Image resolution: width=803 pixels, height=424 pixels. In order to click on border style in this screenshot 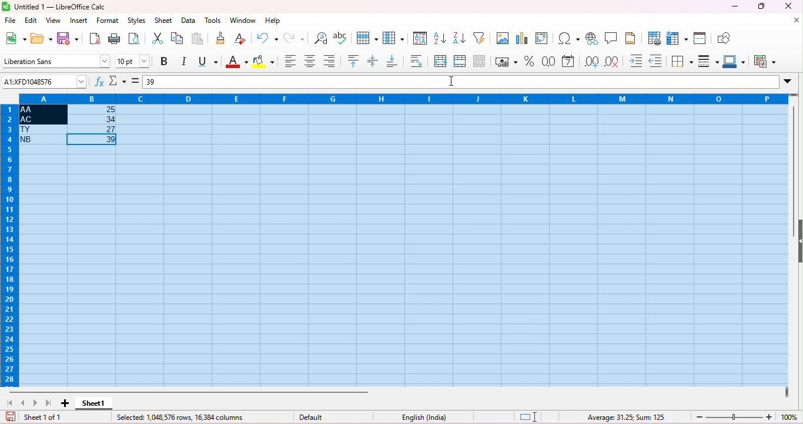, I will do `click(709, 60)`.